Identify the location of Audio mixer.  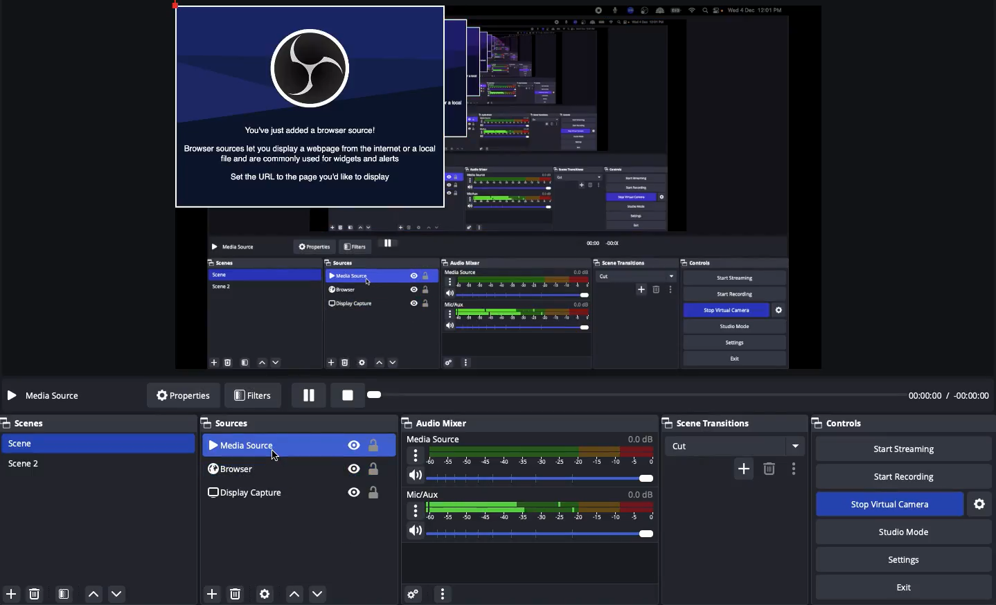
(528, 423).